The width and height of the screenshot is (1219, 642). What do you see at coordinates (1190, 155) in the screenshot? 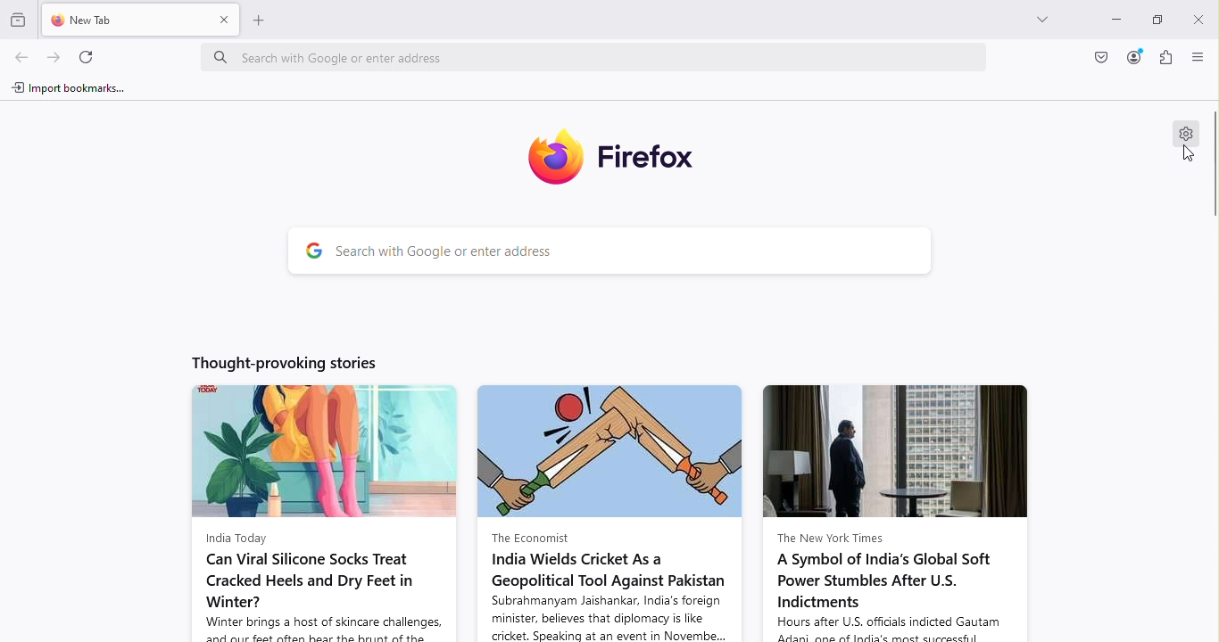
I see `Cursor` at bounding box center [1190, 155].